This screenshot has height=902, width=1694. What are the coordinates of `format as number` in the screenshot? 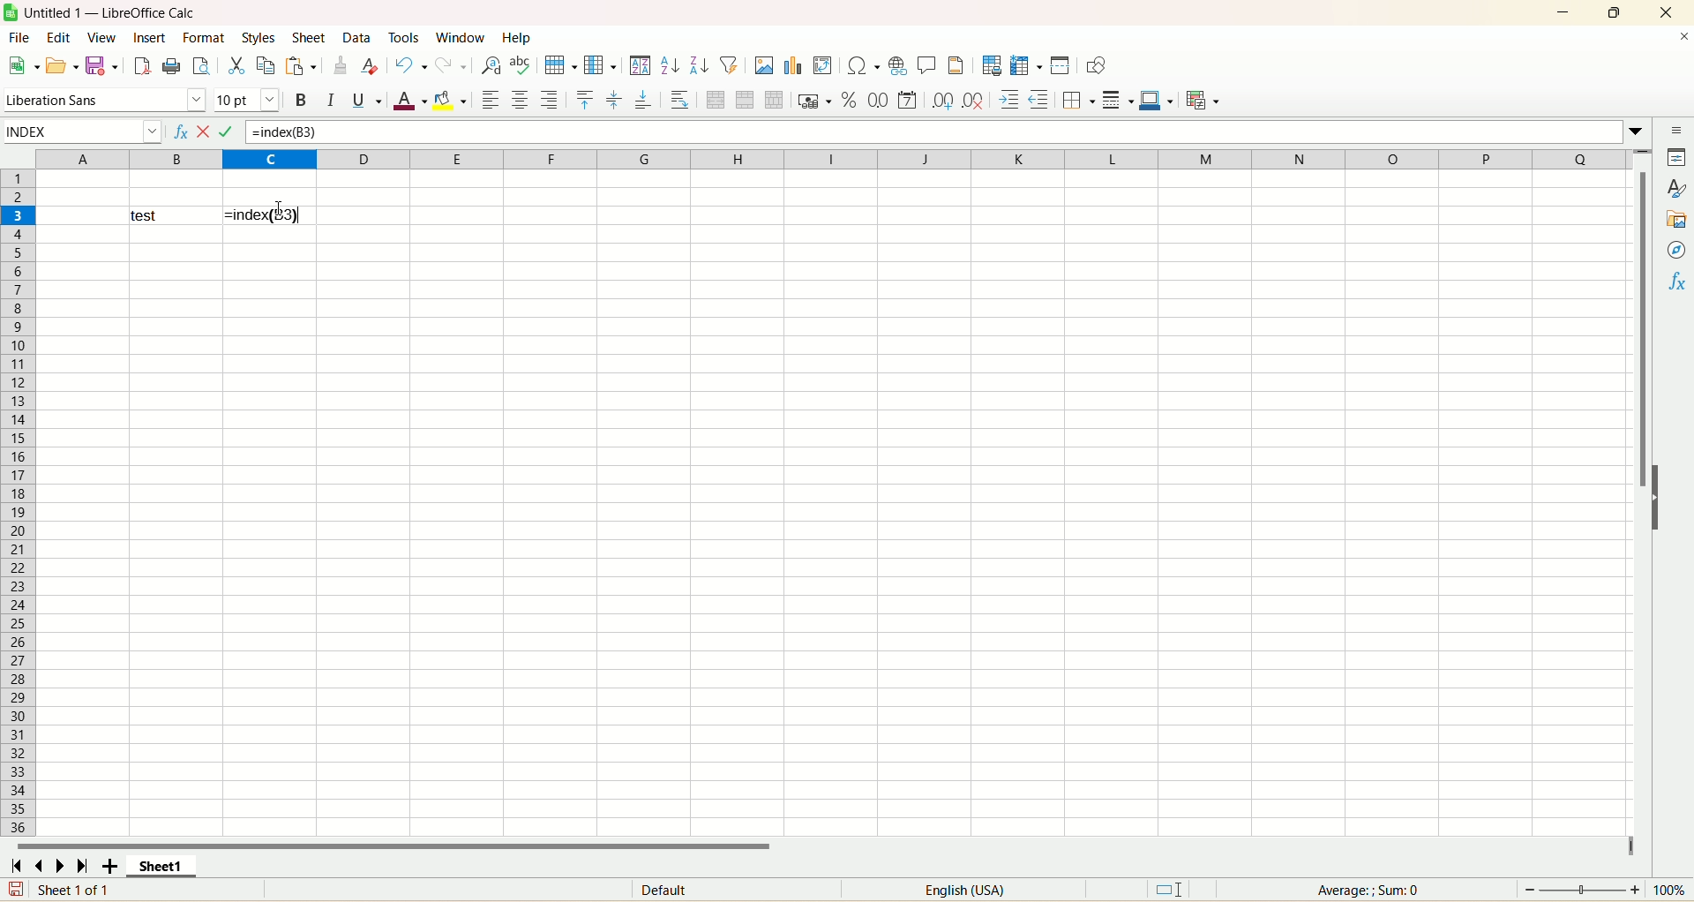 It's located at (907, 100).